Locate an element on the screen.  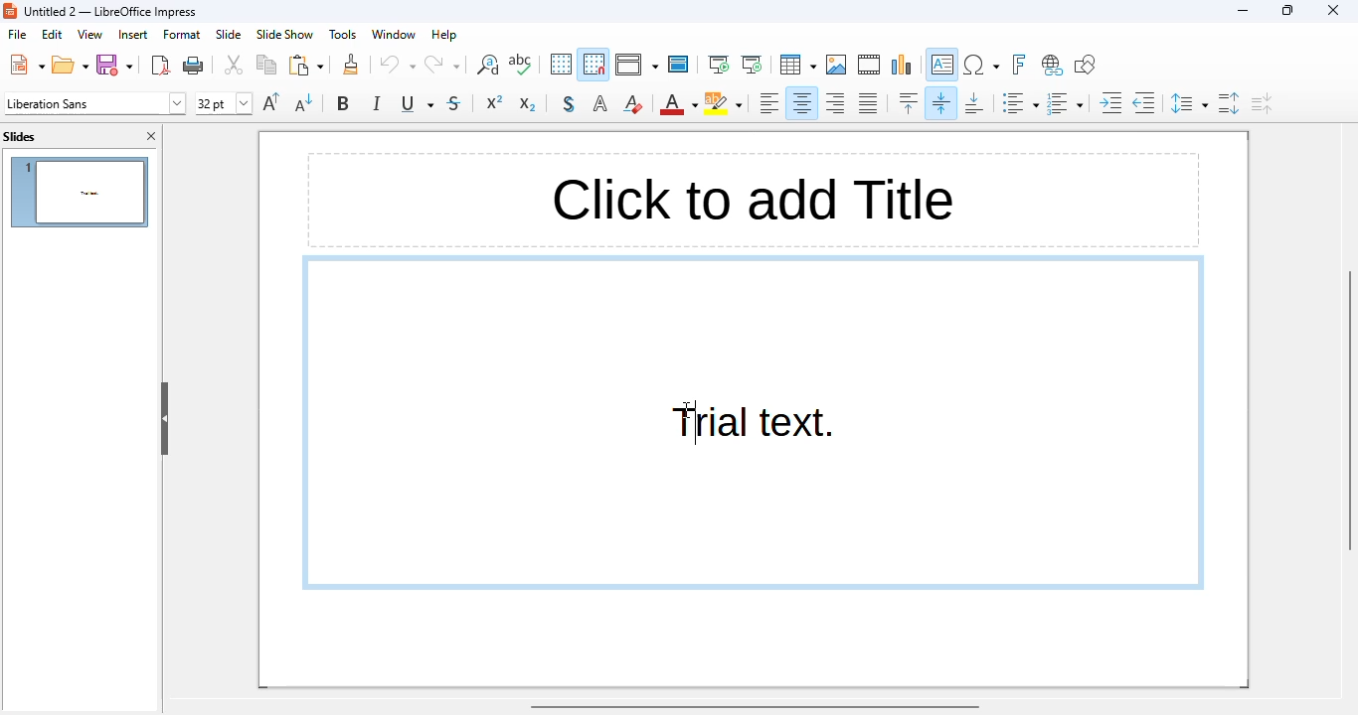
insert image is located at coordinates (837, 65).